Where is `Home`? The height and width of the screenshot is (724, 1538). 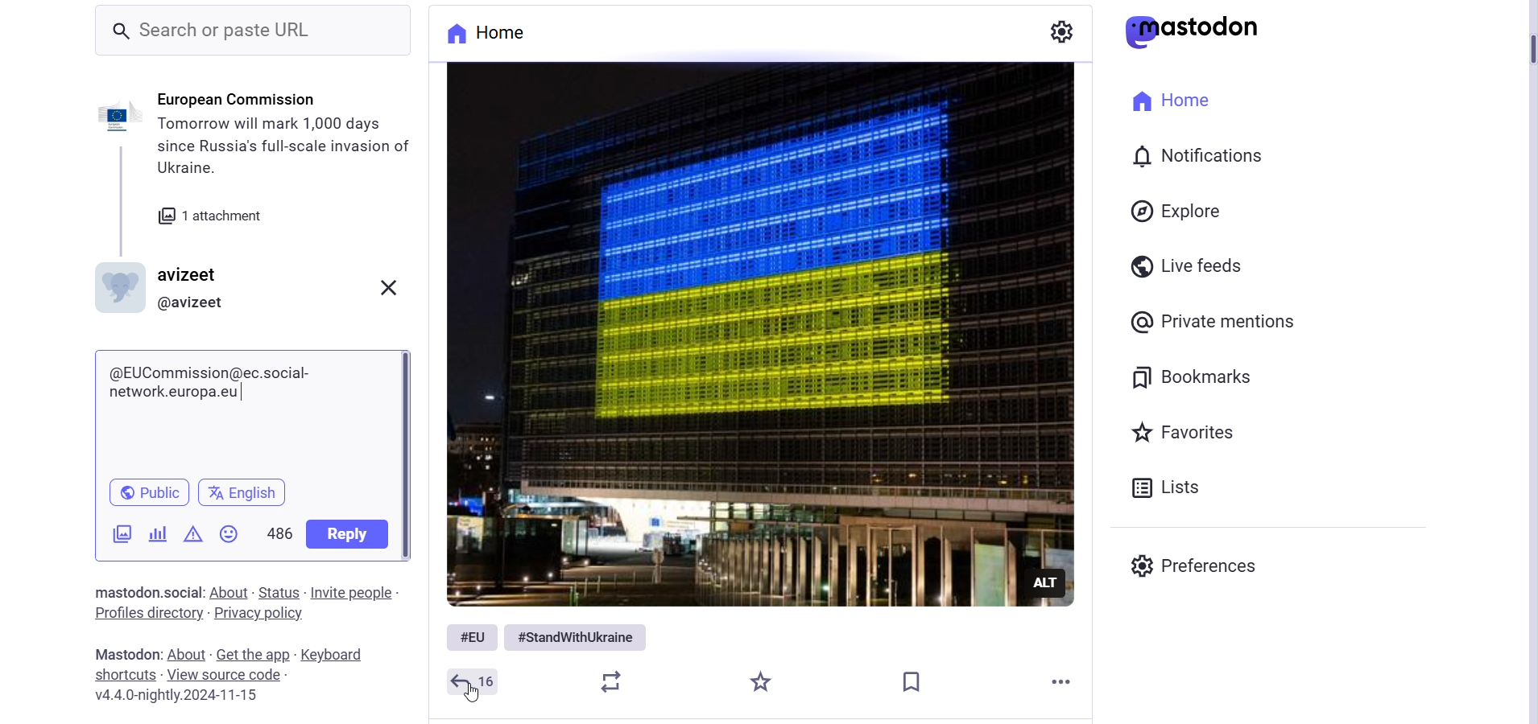 Home is located at coordinates (1176, 102).